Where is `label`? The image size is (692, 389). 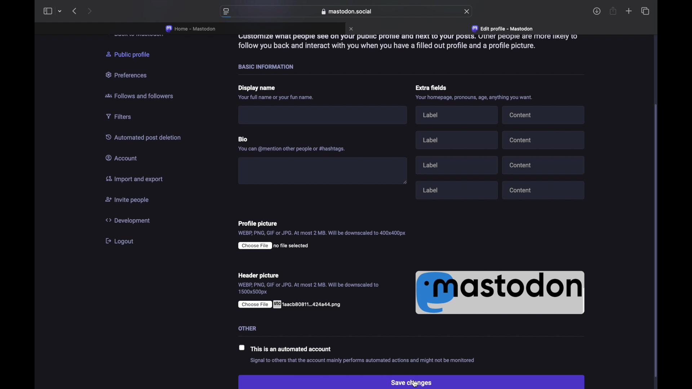
label is located at coordinates (458, 116).